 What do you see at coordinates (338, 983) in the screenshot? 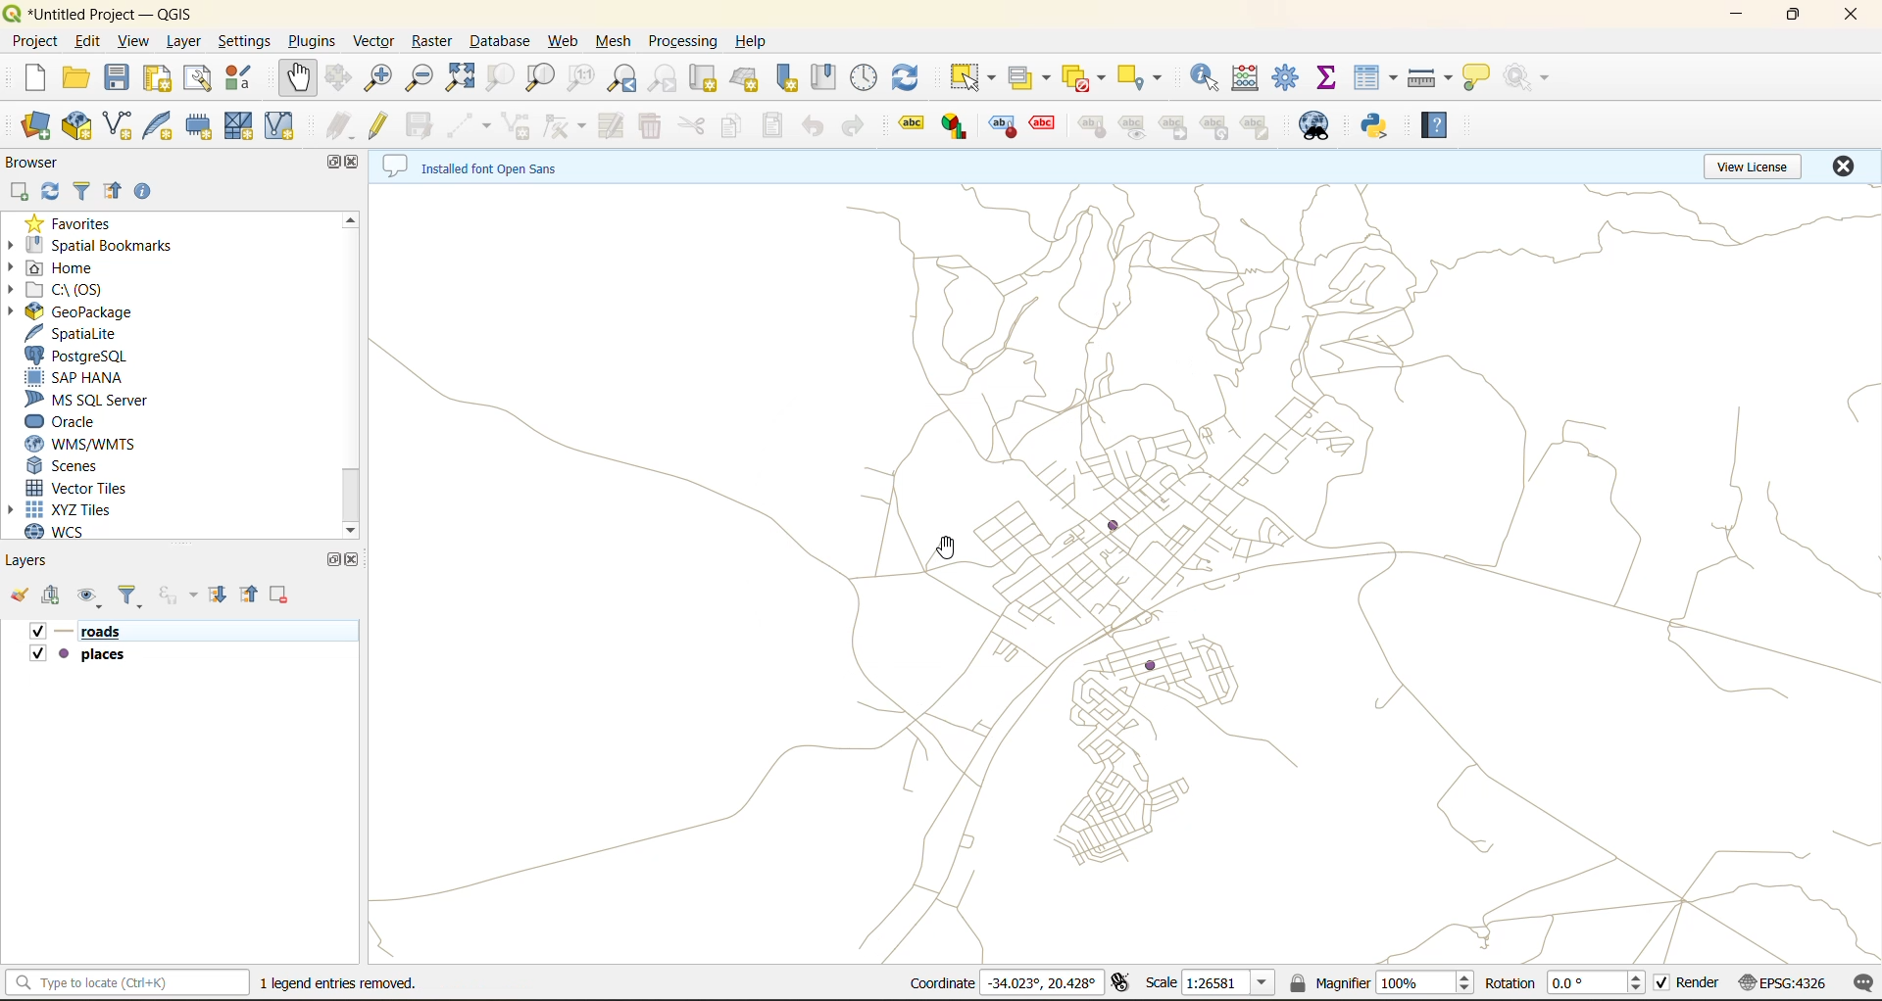
I see `1 legend entries removed` at bounding box center [338, 983].